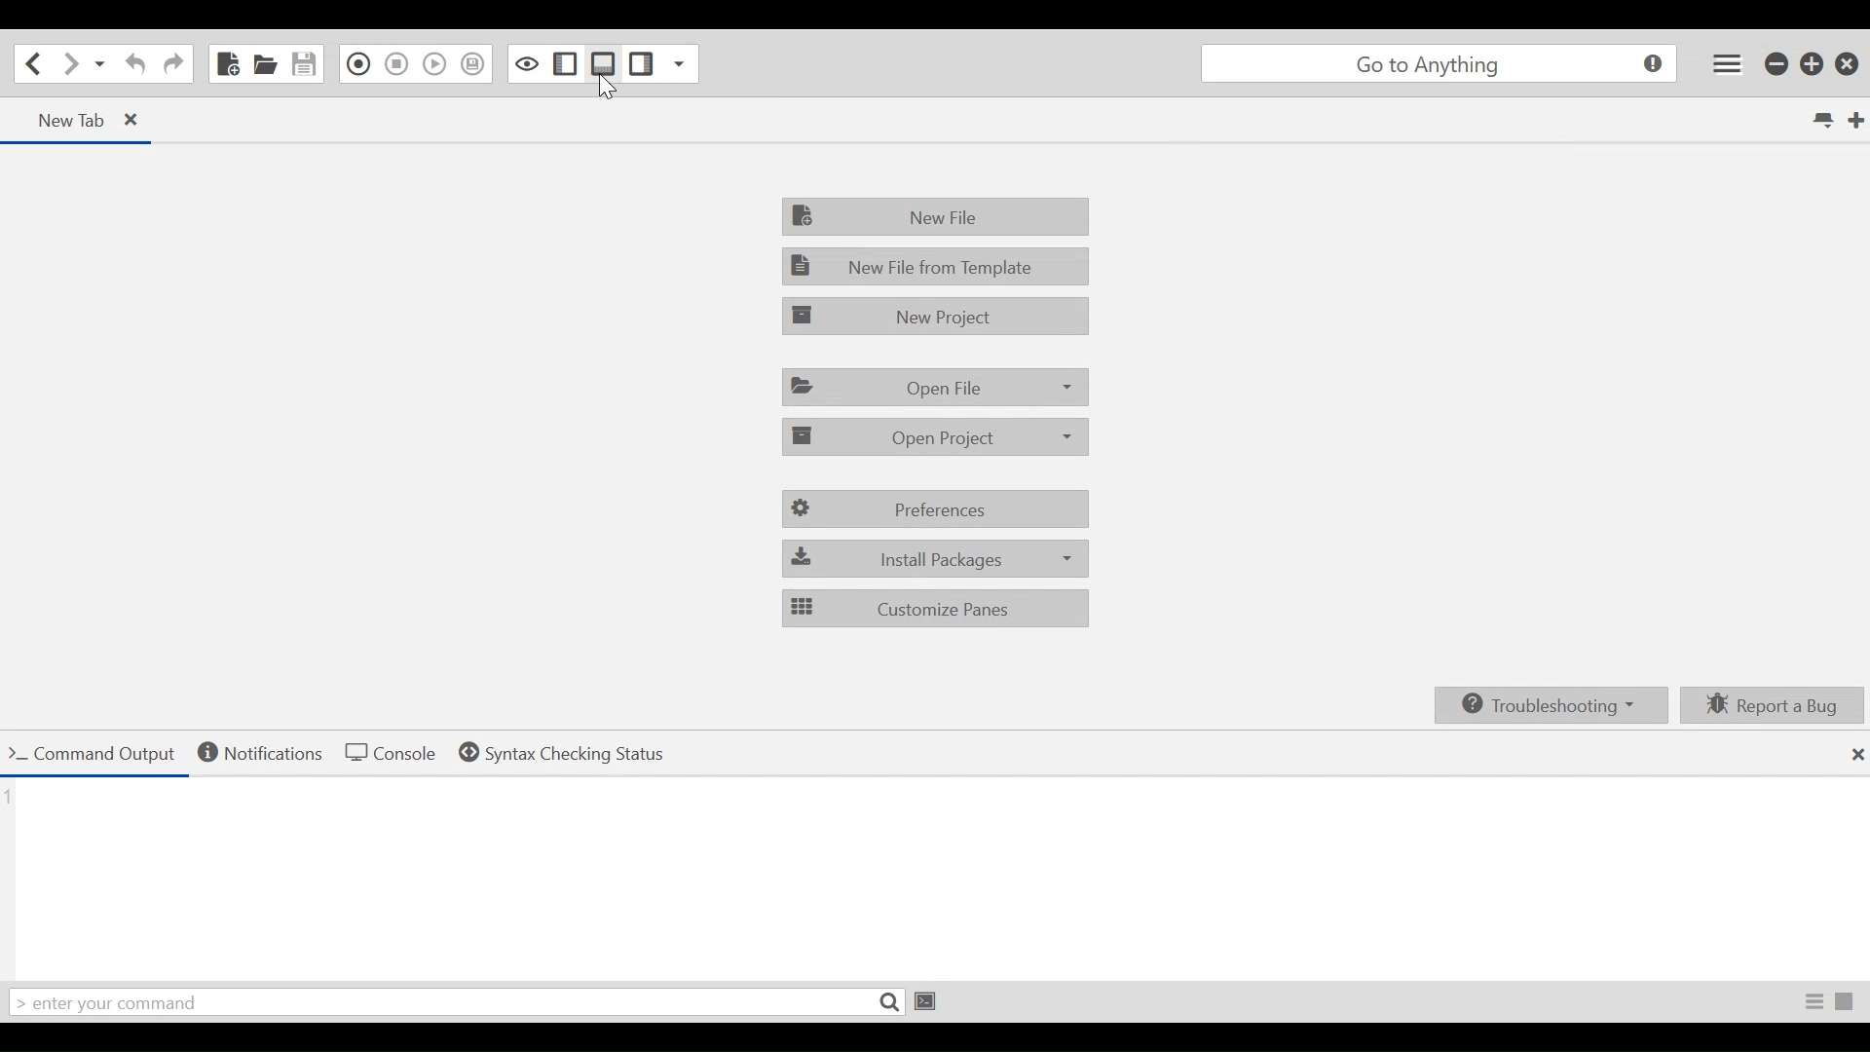 Image resolution: width=1870 pixels, height=1052 pixels. What do you see at coordinates (934, 610) in the screenshot?
I see `Customize Panes` at bounding box center [934, 610].